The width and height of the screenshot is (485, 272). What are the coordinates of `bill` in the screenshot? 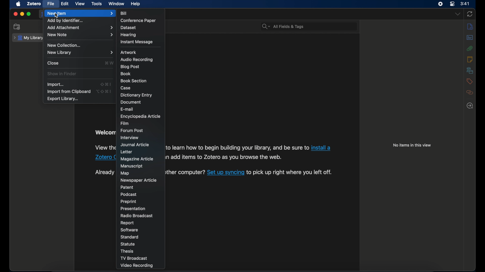 It's located at (124, 13).